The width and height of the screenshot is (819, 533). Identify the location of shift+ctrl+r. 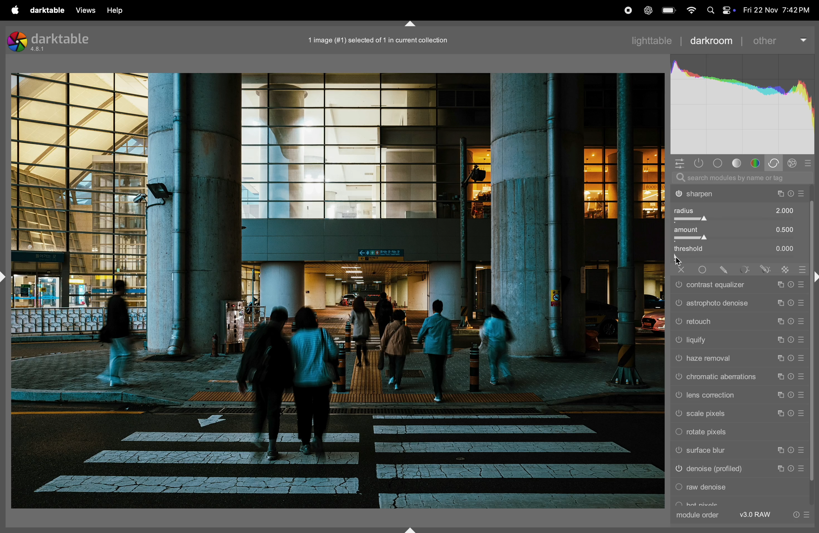
(814, 276).